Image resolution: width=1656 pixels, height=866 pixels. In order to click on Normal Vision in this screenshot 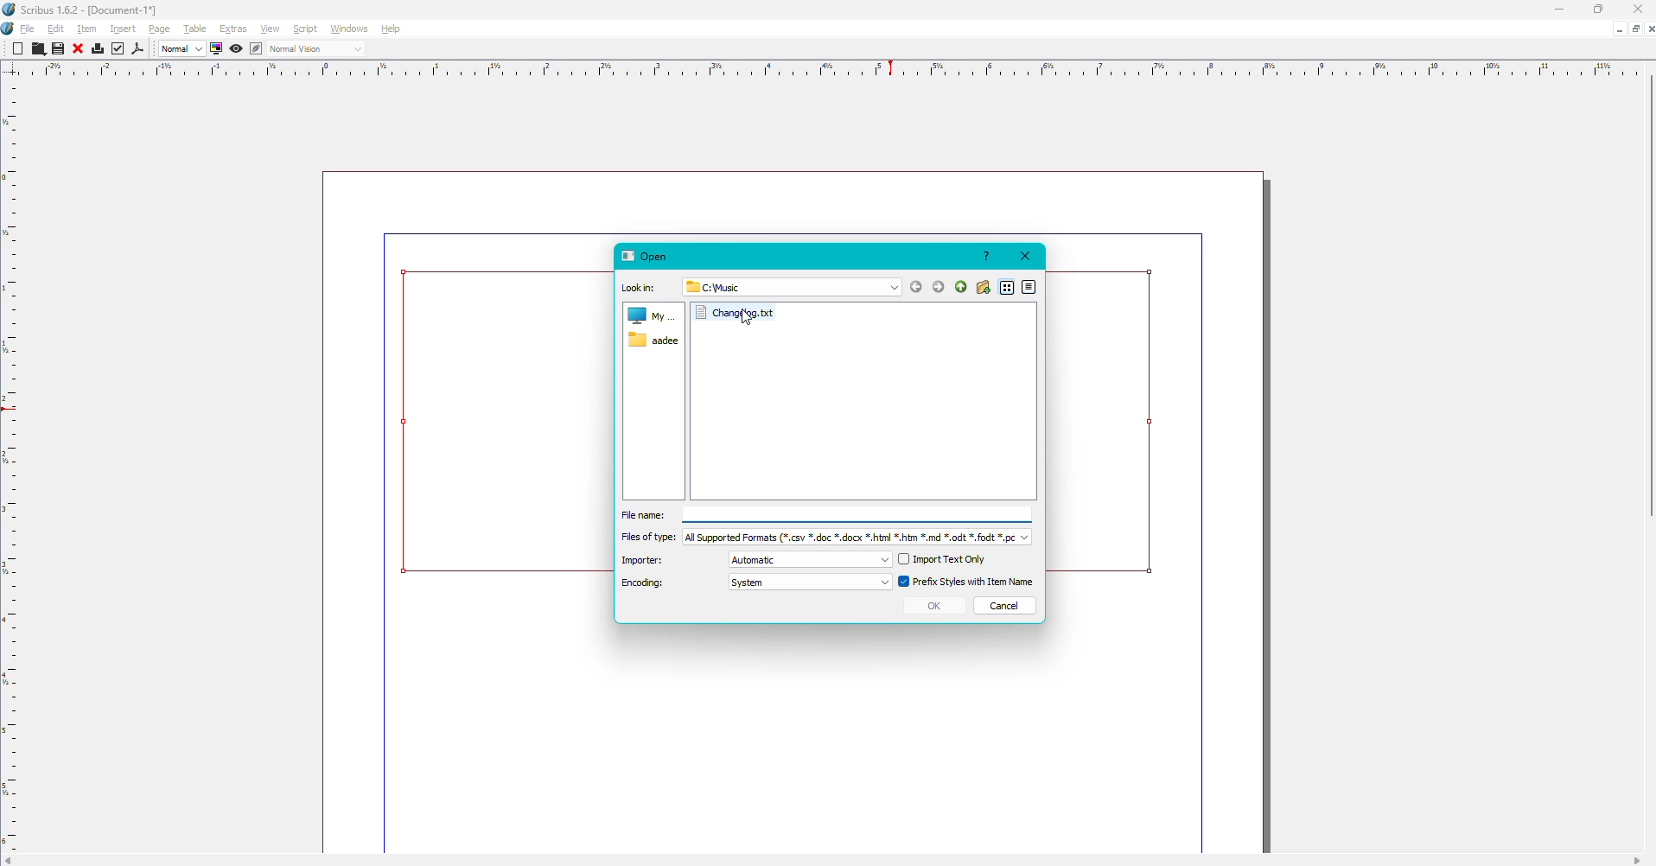, I will do `click(309, 49)`.